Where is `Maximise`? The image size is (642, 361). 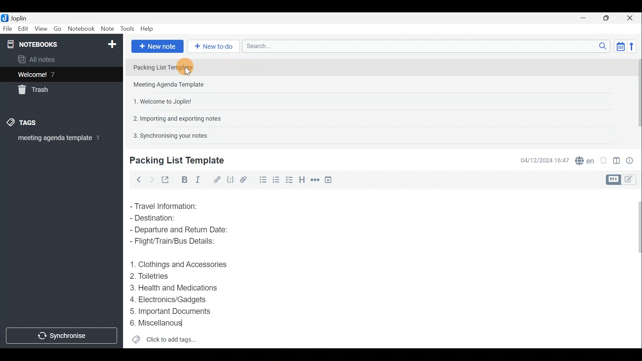
Maximise is located at coordinates (609, 18).